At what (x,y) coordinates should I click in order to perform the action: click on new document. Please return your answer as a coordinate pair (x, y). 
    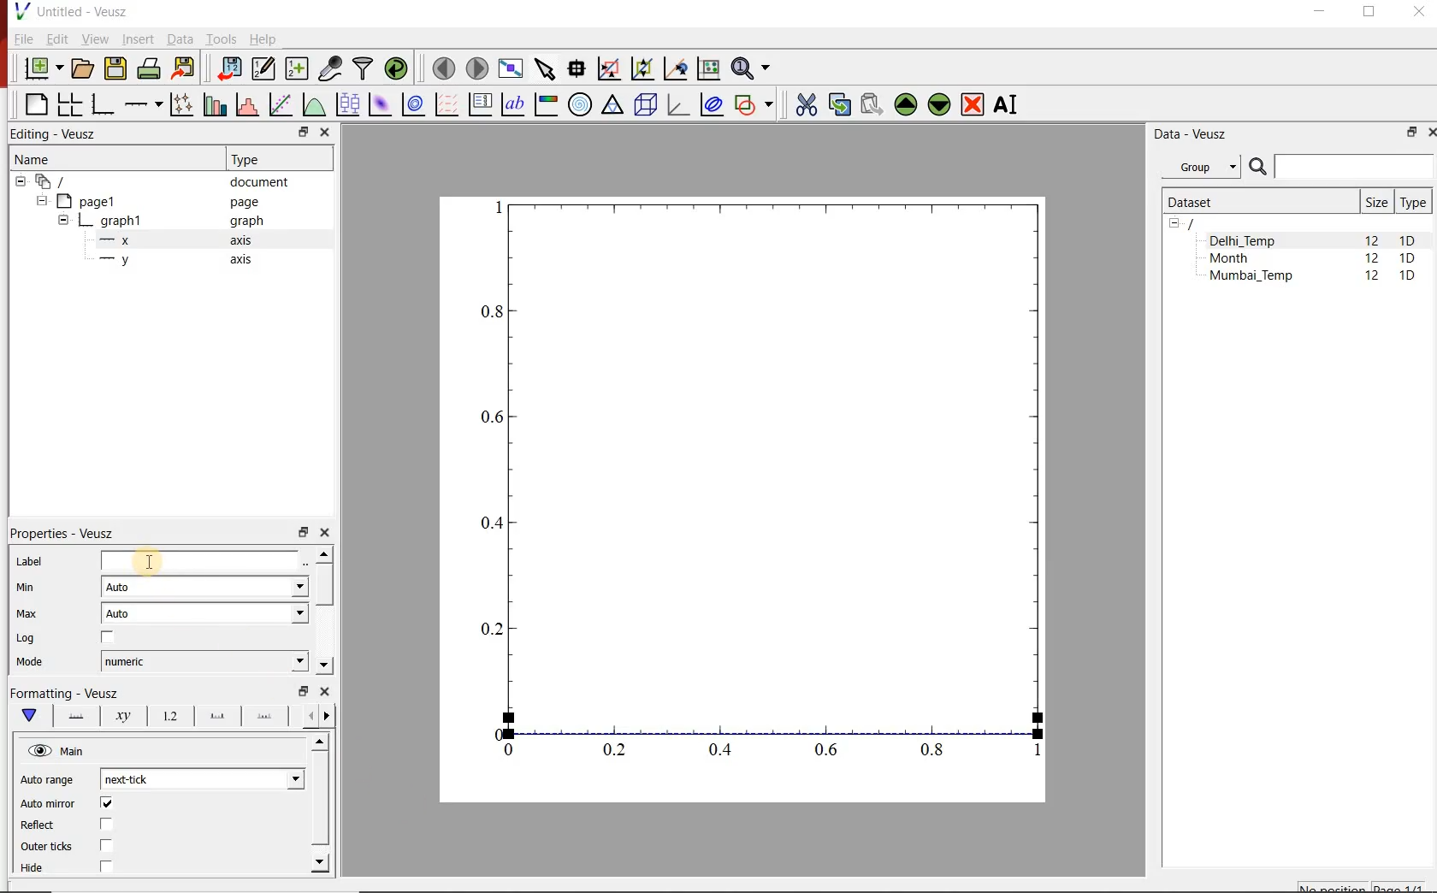
    Looking at the image, I should click on (42, 68).